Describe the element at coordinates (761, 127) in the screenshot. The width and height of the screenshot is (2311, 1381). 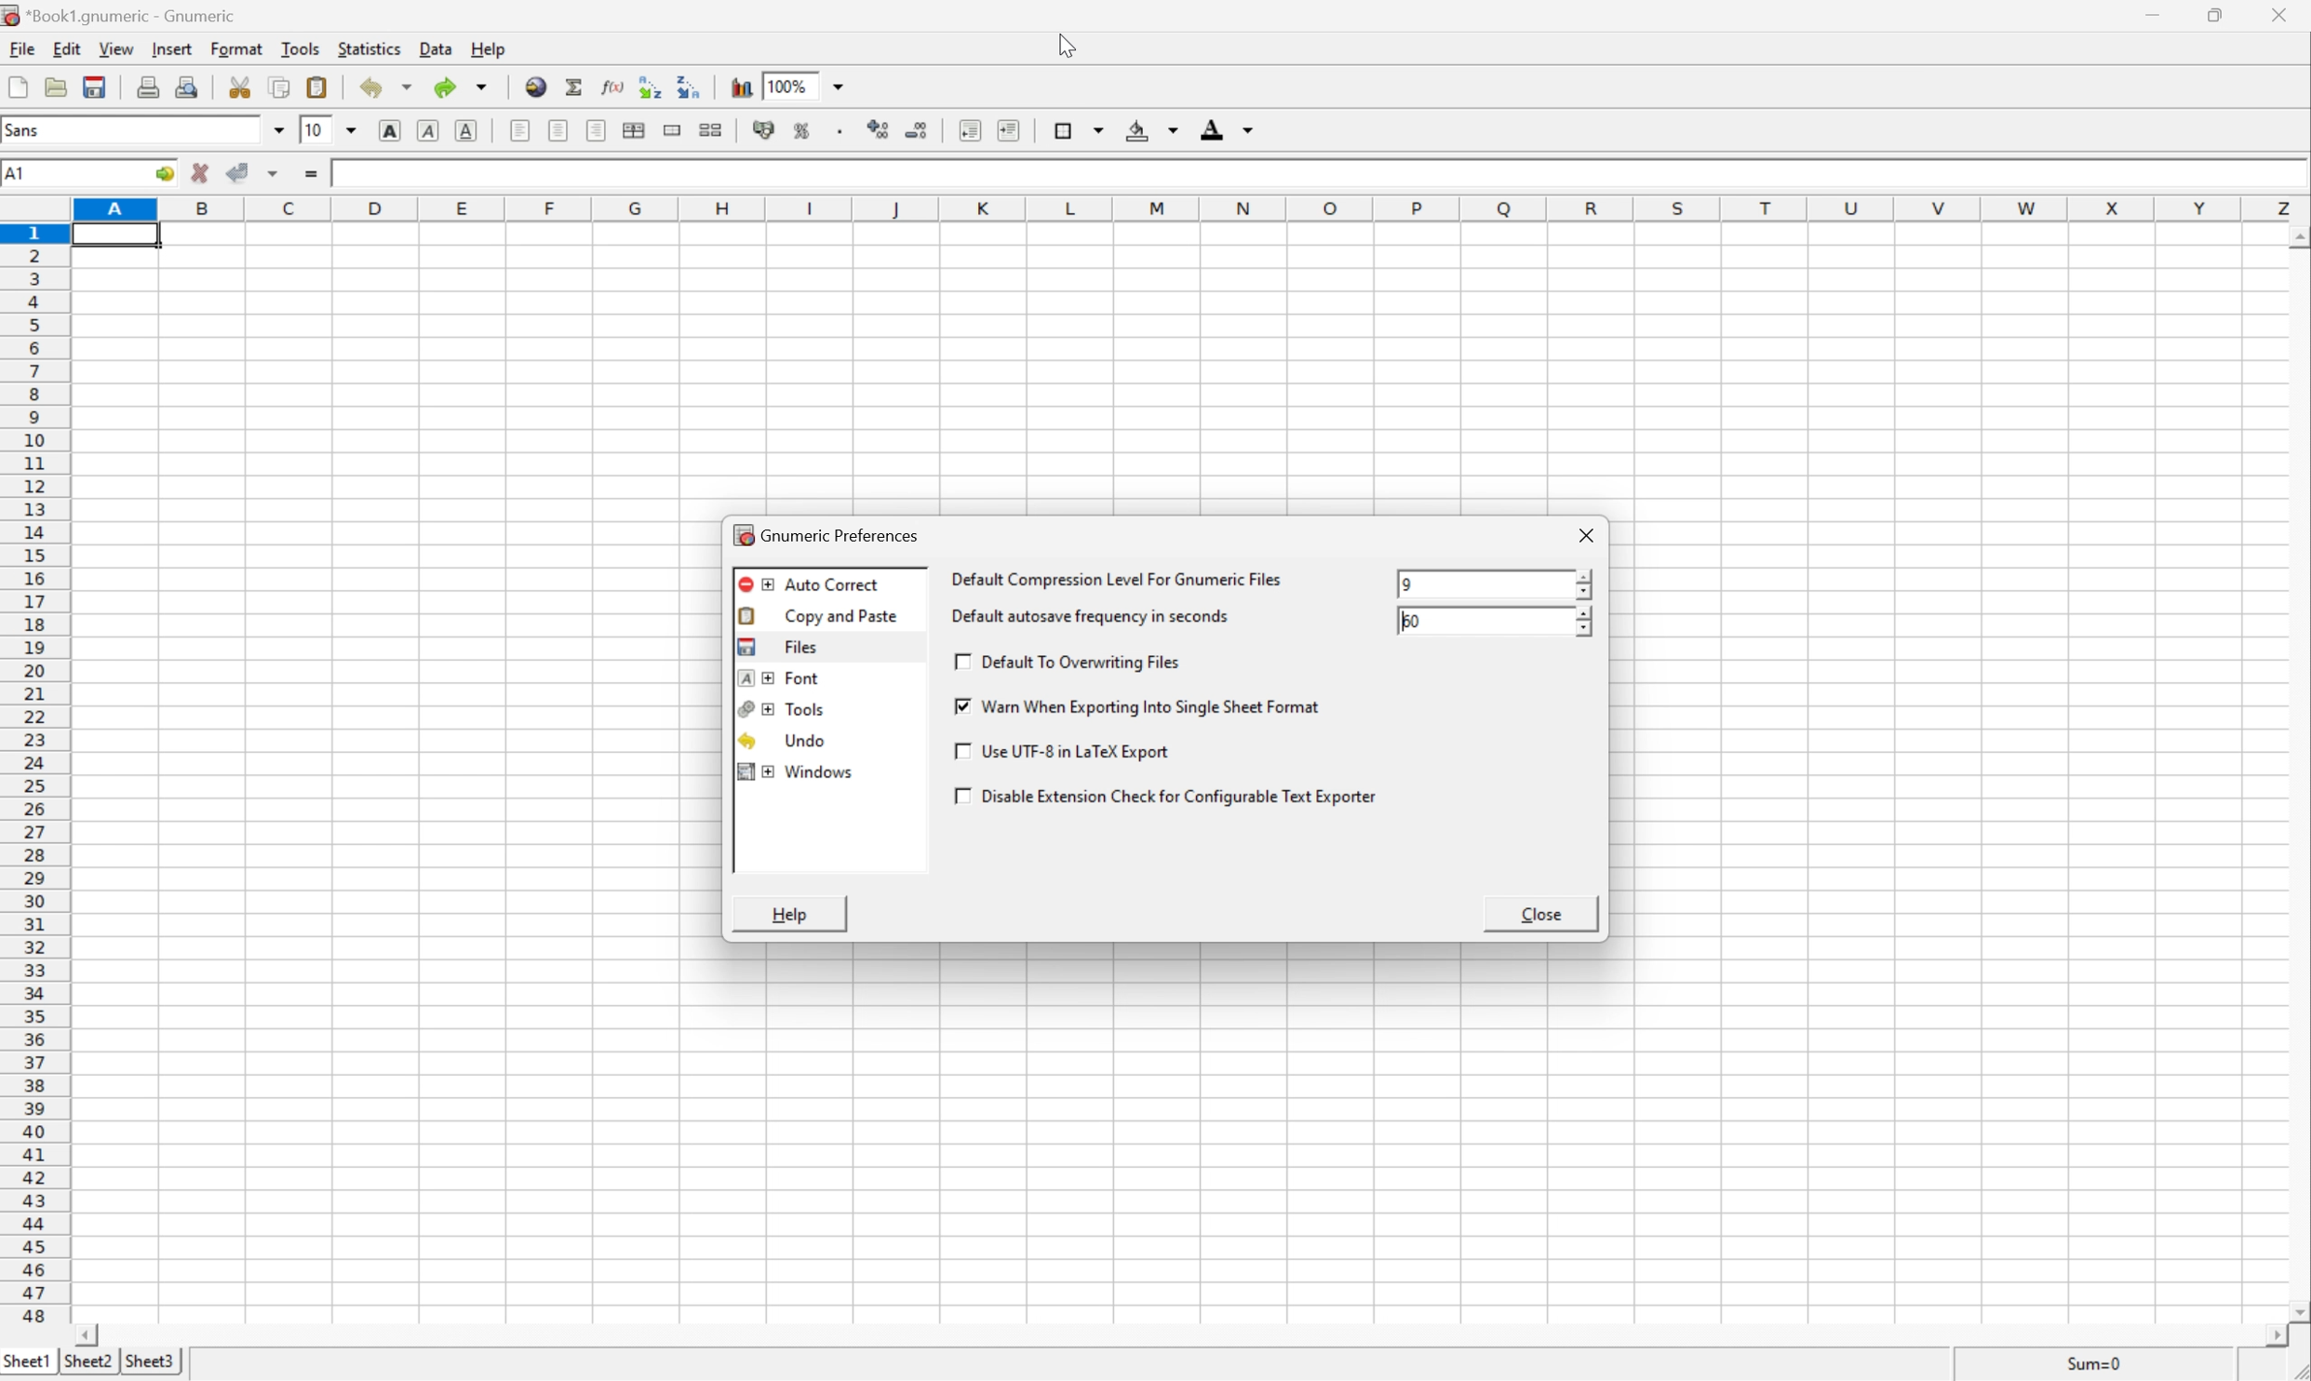
I see `format selection as accounting` at that location.